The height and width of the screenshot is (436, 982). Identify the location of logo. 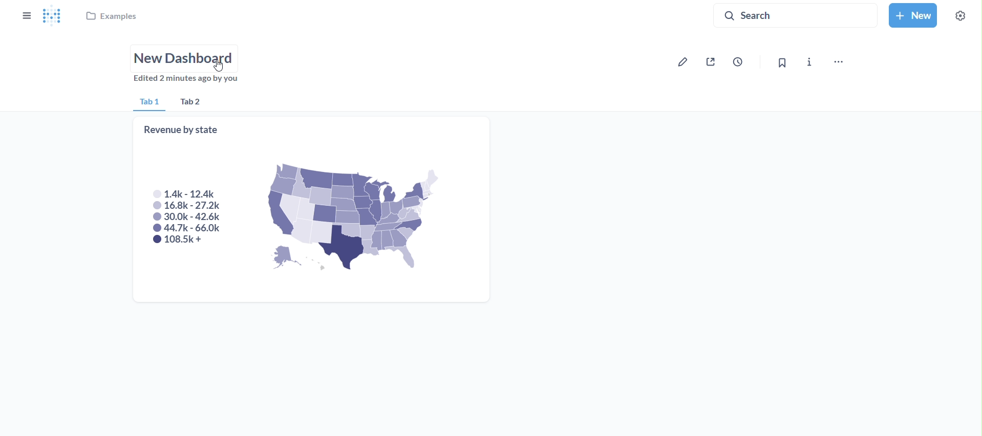
(55, 16).